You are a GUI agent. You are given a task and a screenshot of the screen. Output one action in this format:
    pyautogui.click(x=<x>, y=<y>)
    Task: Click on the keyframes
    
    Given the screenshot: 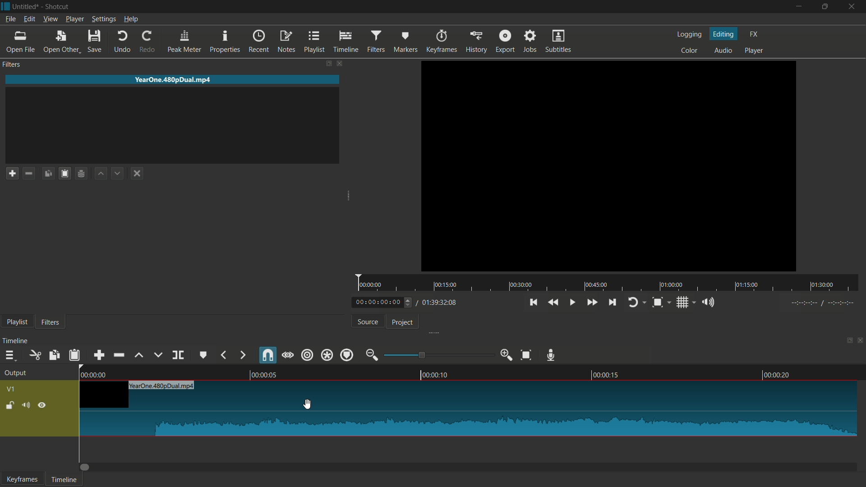 What is the action you would take?
    pyautogui.click(x=21, y=479)
    